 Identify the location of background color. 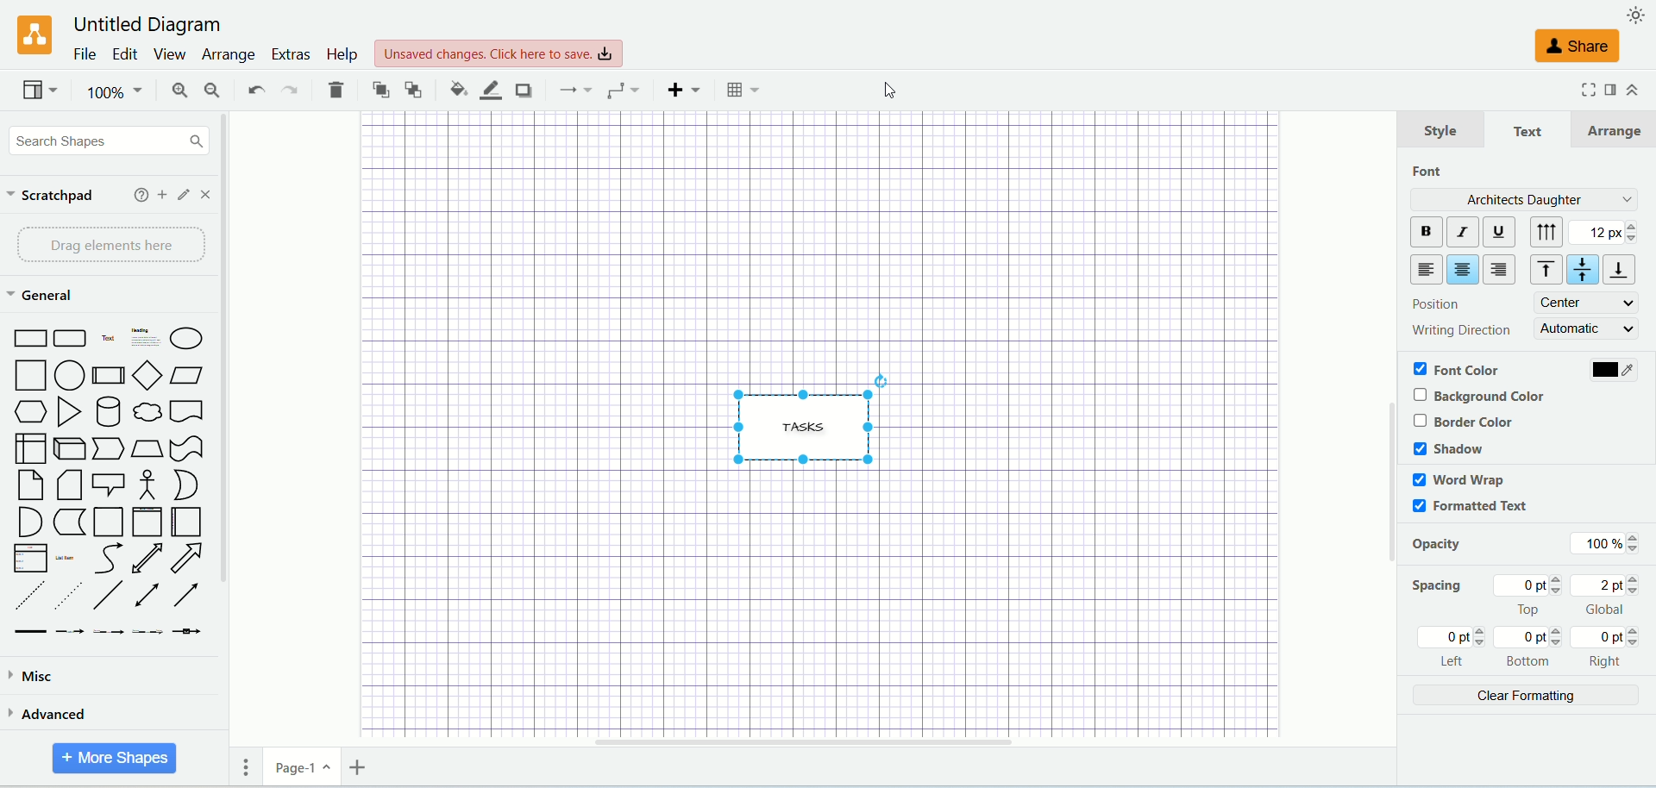
(1484, 395).